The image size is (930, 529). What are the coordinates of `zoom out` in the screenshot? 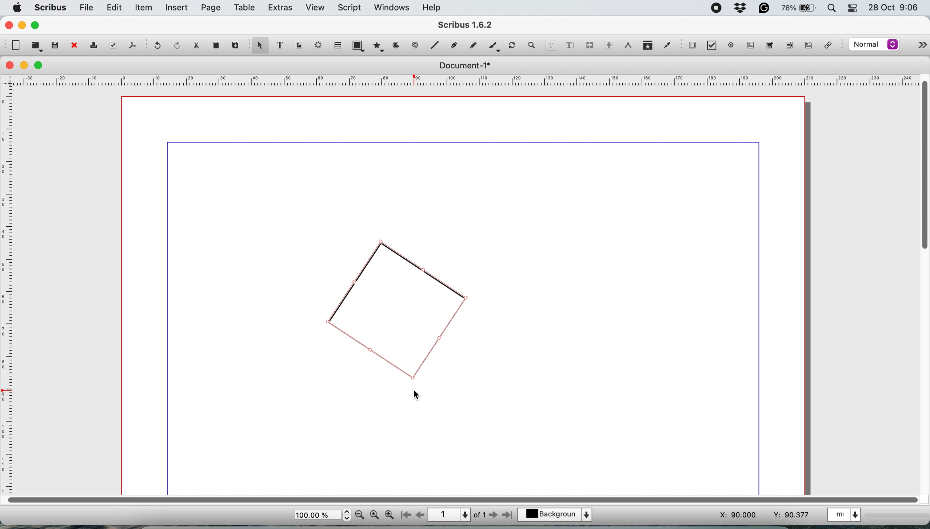 It's located at (360, 516).